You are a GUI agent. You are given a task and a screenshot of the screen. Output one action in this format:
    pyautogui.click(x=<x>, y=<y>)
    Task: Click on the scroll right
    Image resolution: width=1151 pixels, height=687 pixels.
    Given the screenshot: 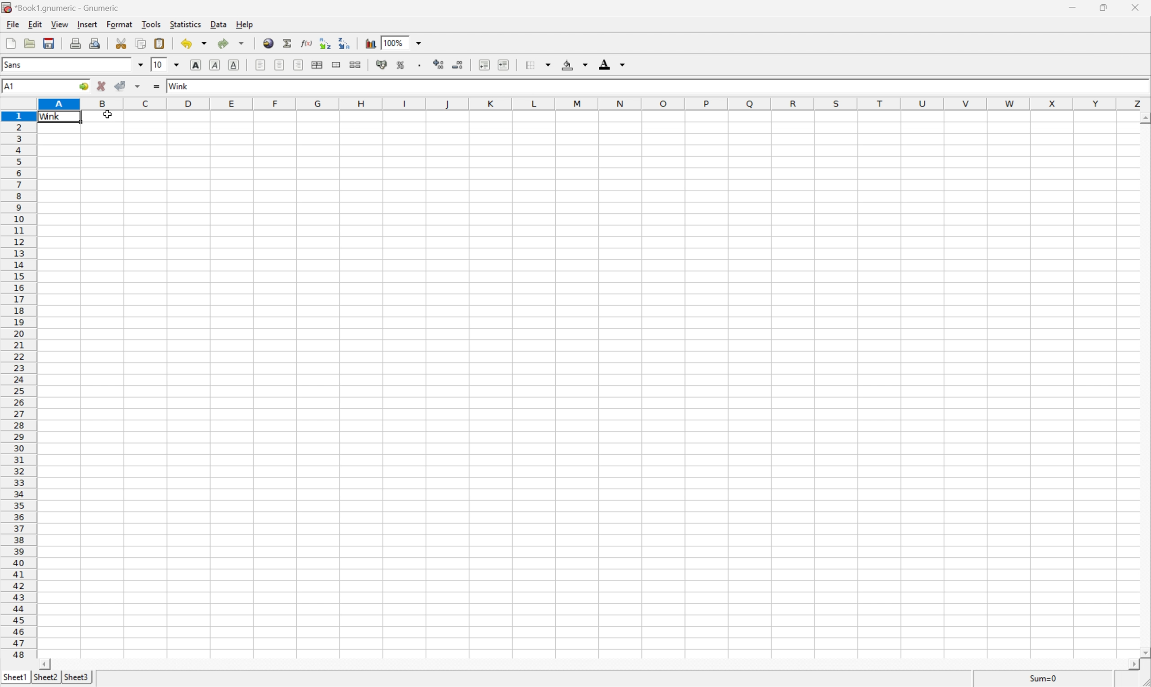 What is the action you would take?
    pyautogui.click(x=44, y=663)
    